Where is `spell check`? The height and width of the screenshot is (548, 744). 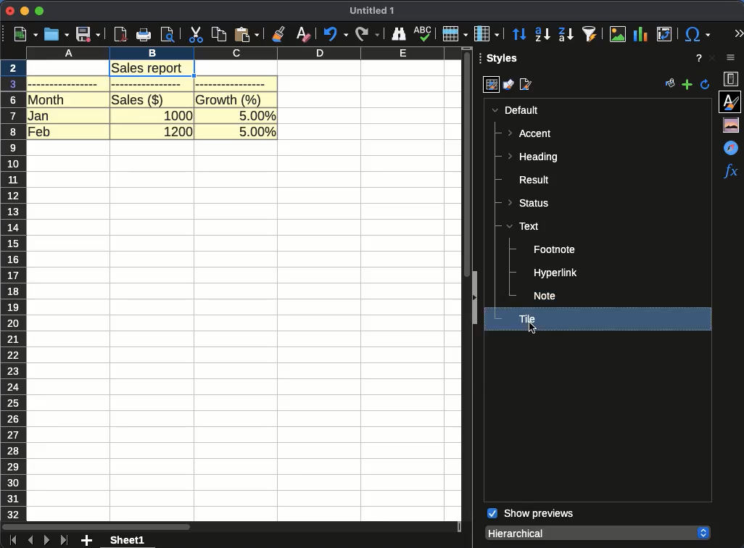 spell check is located at coordinates (422, 33).